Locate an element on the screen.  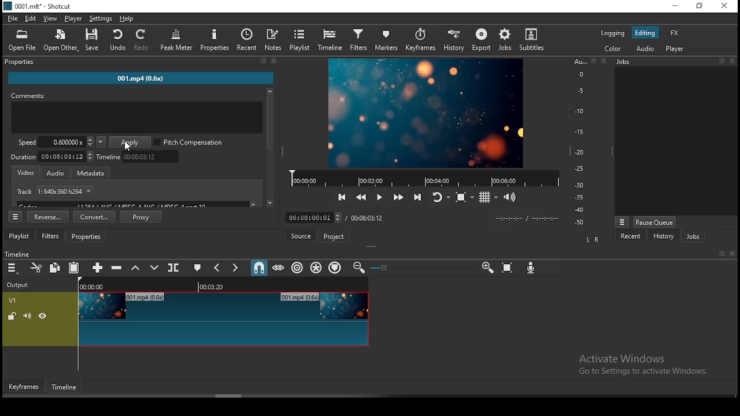
speed is located at coordinates (53, 141).